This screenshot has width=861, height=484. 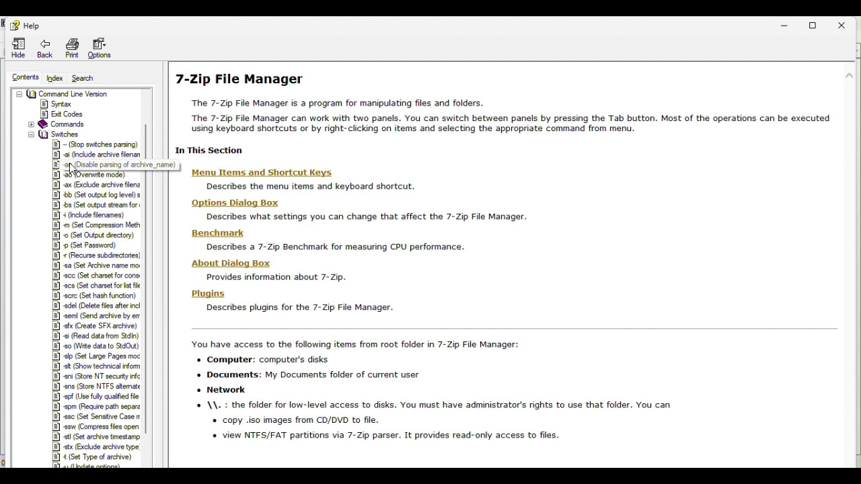 What do you see at coordinates (96, 396) in the screenshot?
I see `8] apf (Use fully qualified file` at bounding box center [96, 396].